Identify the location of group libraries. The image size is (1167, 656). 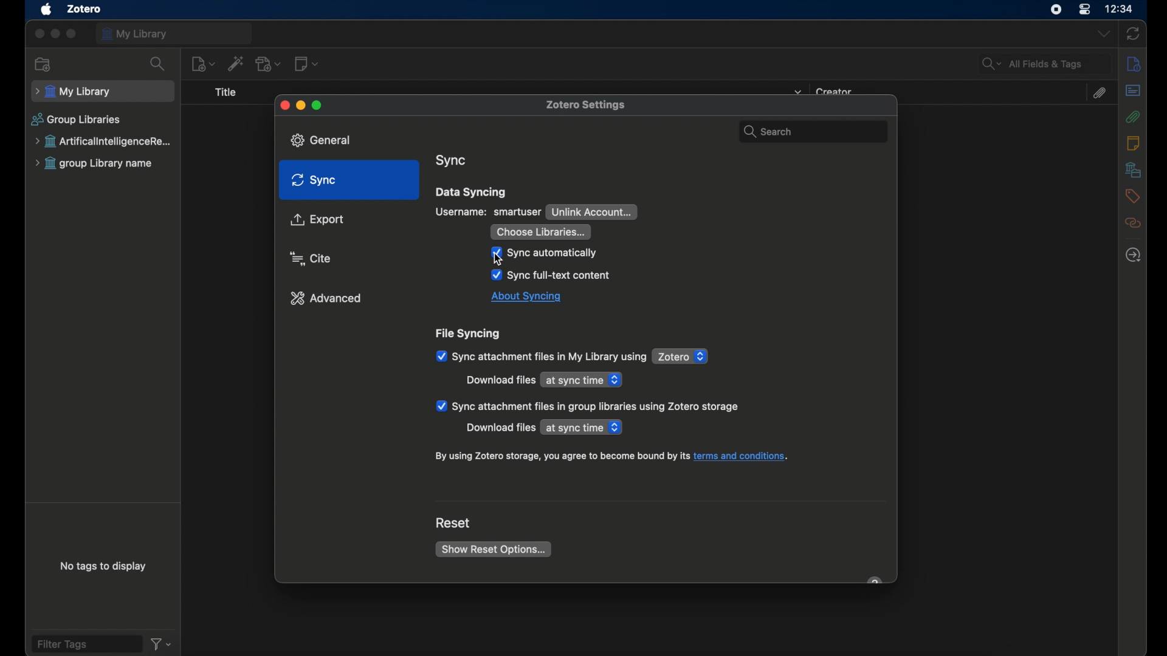
(76, 120).